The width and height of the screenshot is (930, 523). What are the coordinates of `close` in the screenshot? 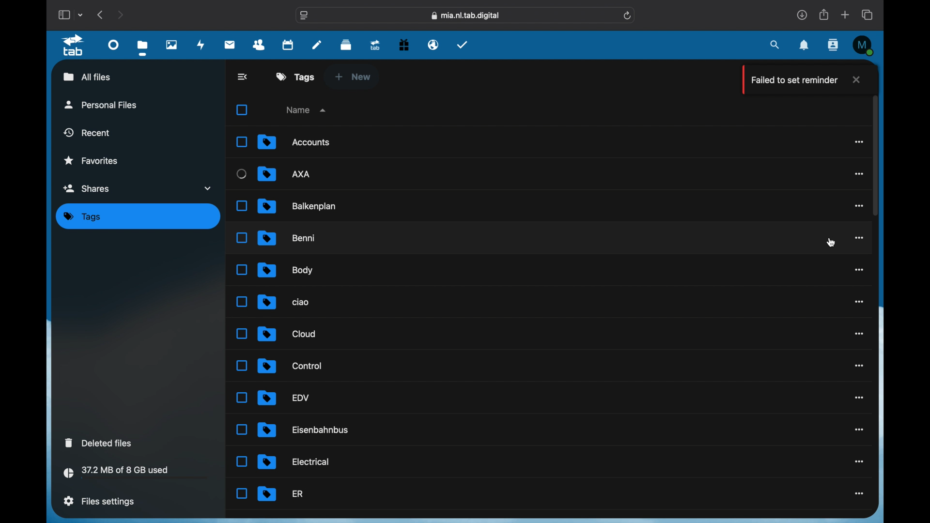 It's located at (855, 79).